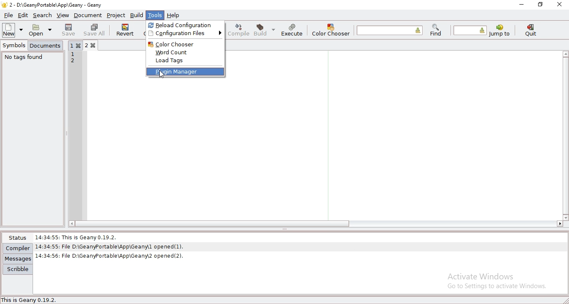 The height and width of the screenshot is (304, 569). Describe the element at coordinates (16, 238) in the screenshot. I see `status` at that location.